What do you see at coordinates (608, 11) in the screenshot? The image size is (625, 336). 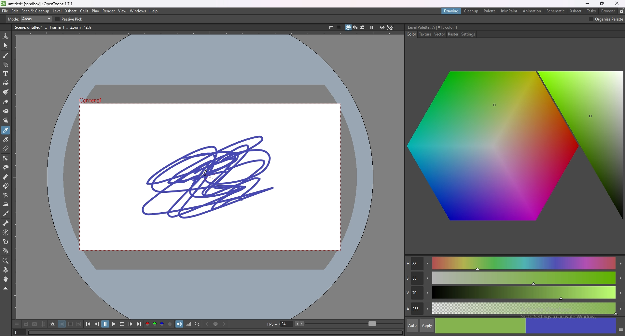 I see `browser` at bounding box center [608, 11].